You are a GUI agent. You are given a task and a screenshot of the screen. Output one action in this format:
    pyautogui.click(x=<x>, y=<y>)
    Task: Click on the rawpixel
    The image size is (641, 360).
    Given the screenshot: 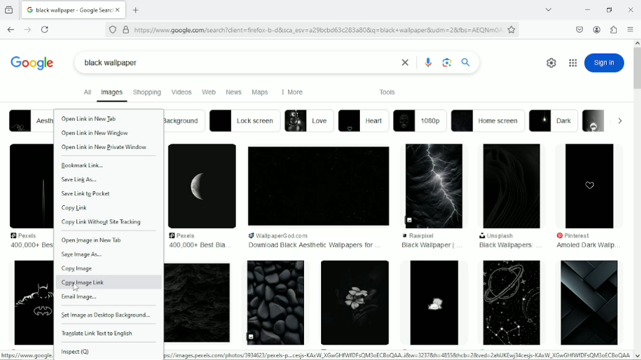 What is the action you would take?
    pyautogui.click(x=430, y=236)
    